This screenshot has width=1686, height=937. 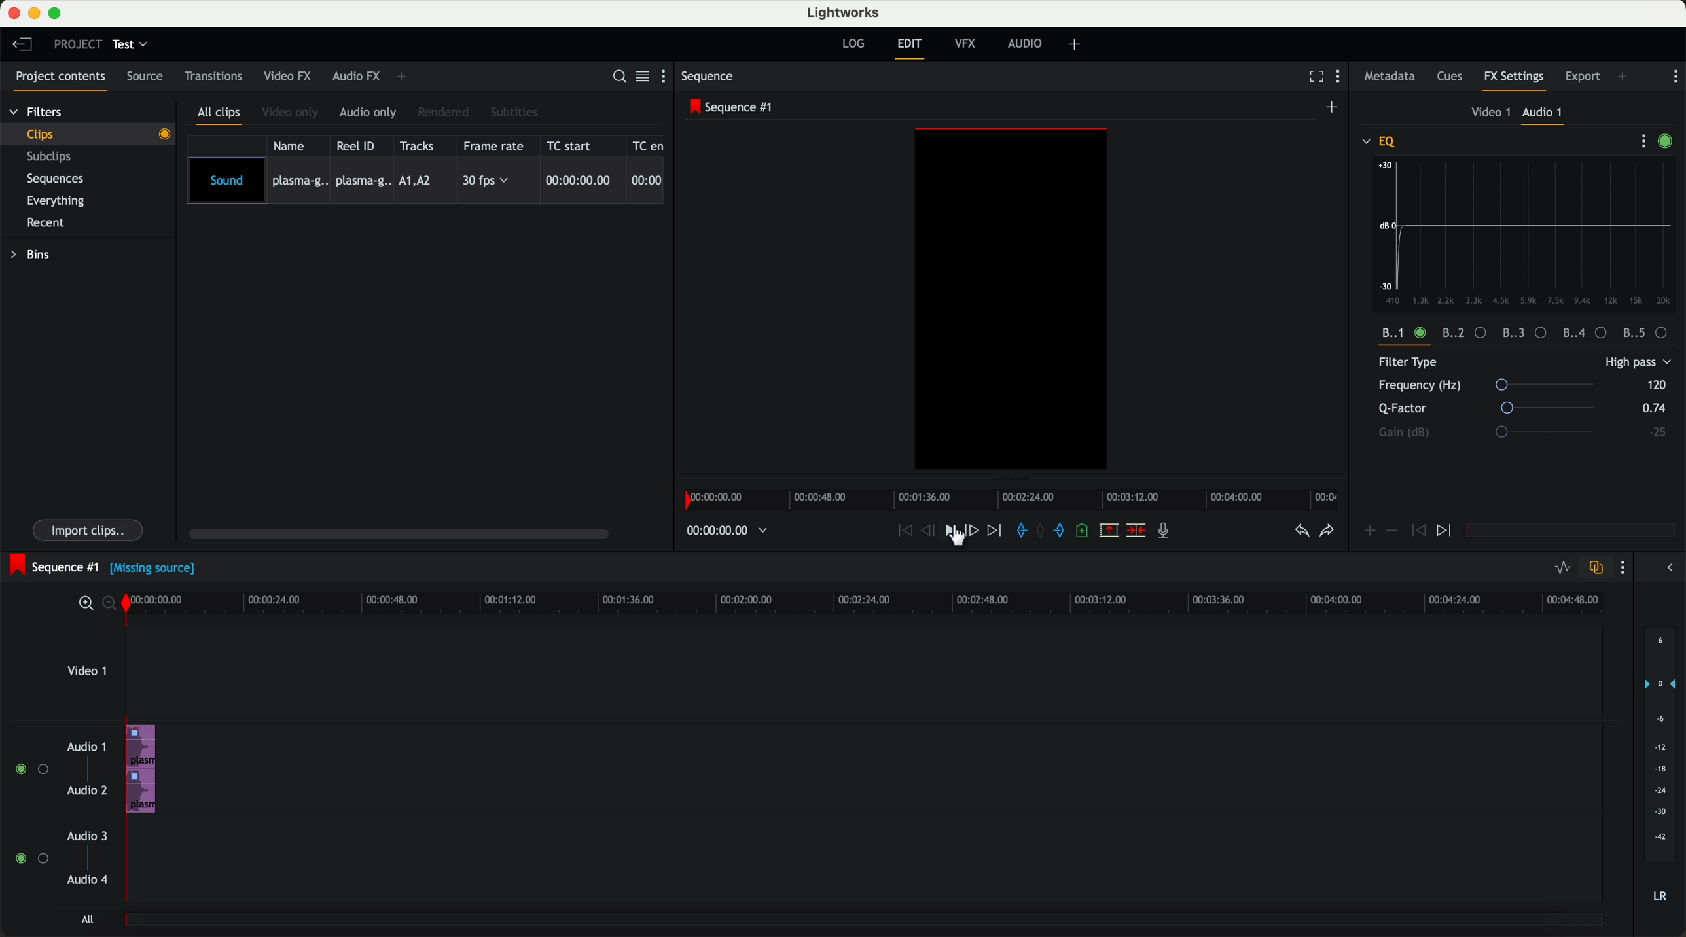 I want to click on metadata, so click(x=1390, y=77).